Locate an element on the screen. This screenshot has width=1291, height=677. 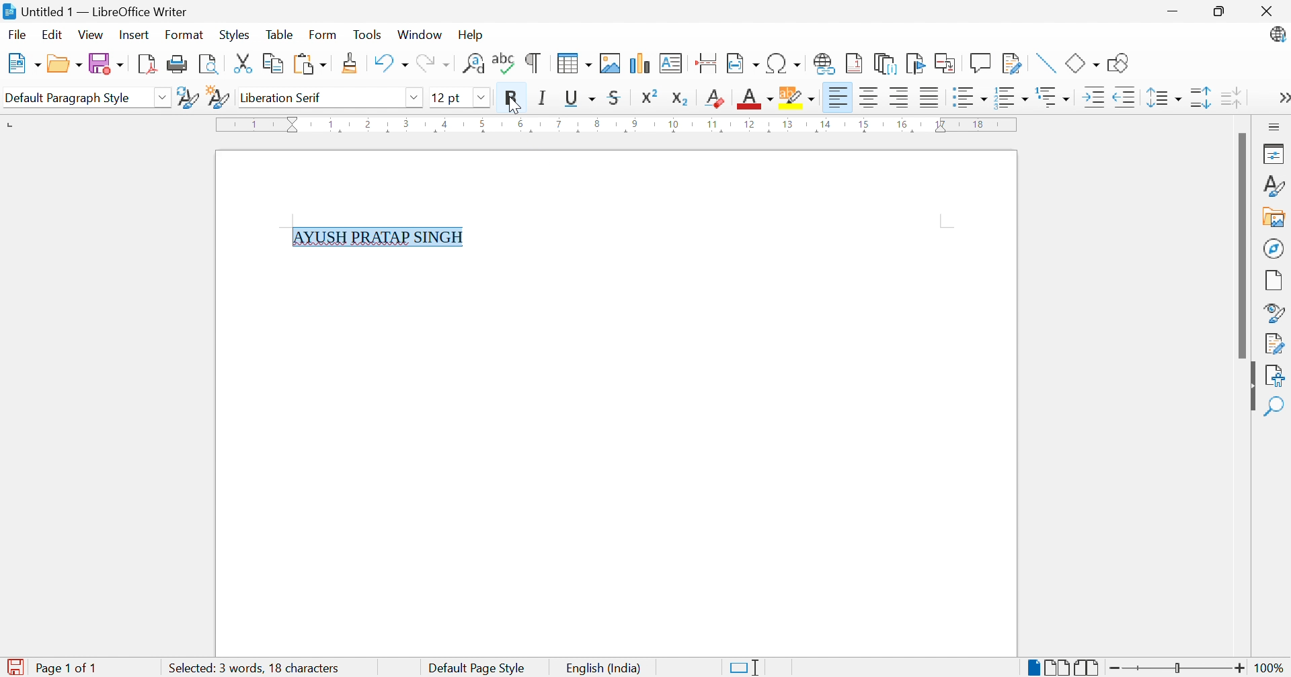
Insert Image is located at coordinates (611, 62).